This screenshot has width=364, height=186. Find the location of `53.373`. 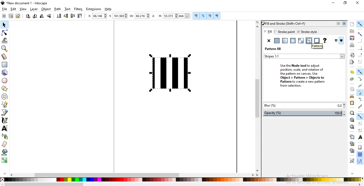

53.373 is located at coordinates (169, 16).